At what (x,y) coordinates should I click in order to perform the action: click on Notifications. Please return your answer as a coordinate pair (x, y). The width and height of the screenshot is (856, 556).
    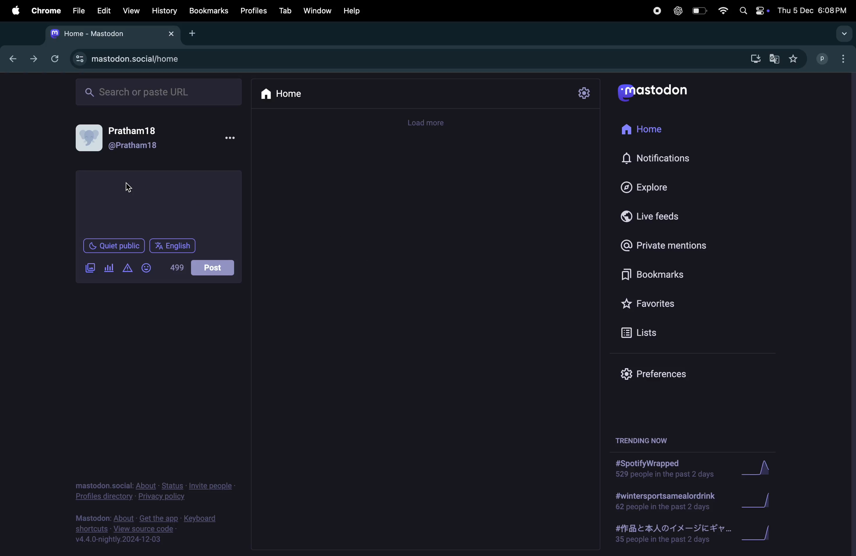
    Looking at the image, I should click on (658, 157).